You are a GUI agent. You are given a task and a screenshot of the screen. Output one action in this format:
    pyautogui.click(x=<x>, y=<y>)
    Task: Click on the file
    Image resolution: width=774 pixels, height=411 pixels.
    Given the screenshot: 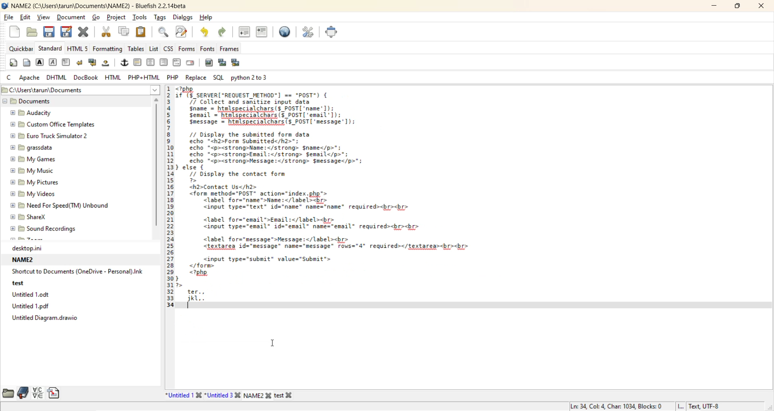 What is the action you would take?
    pyautogui.click(x=8, y=17)
    